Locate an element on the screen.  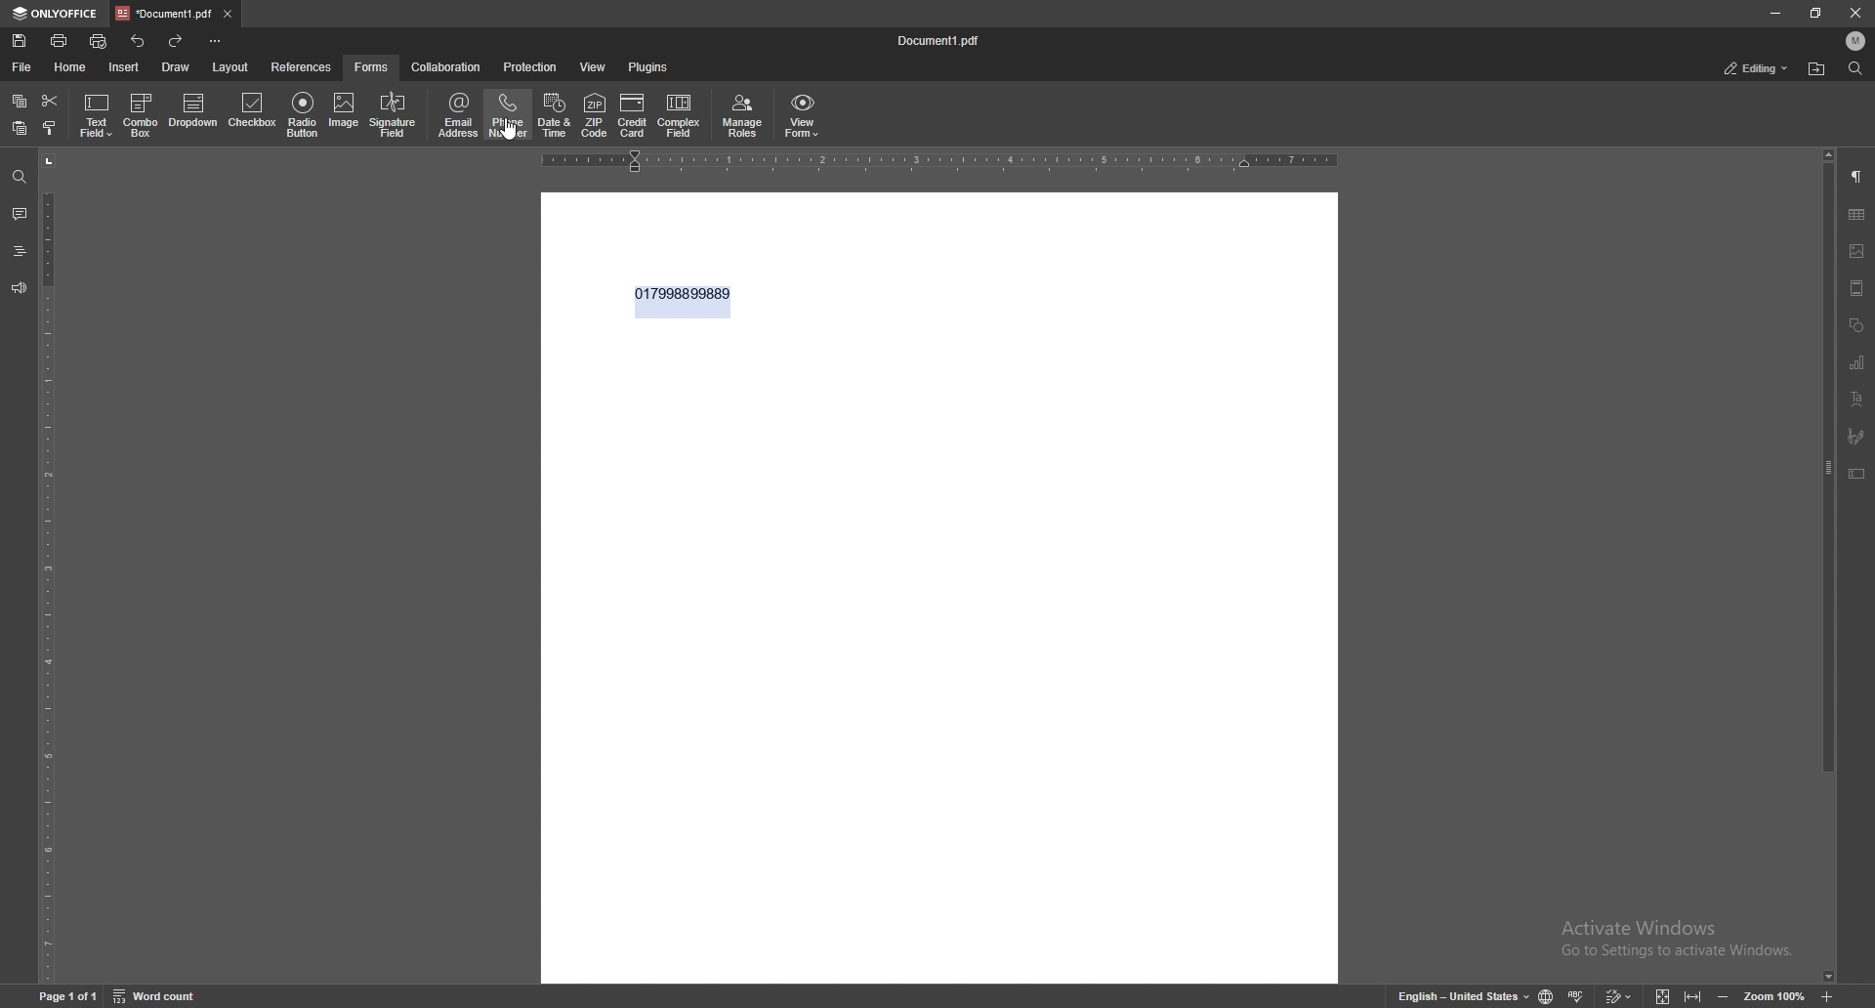
layout is located at coordinates (232, 66).